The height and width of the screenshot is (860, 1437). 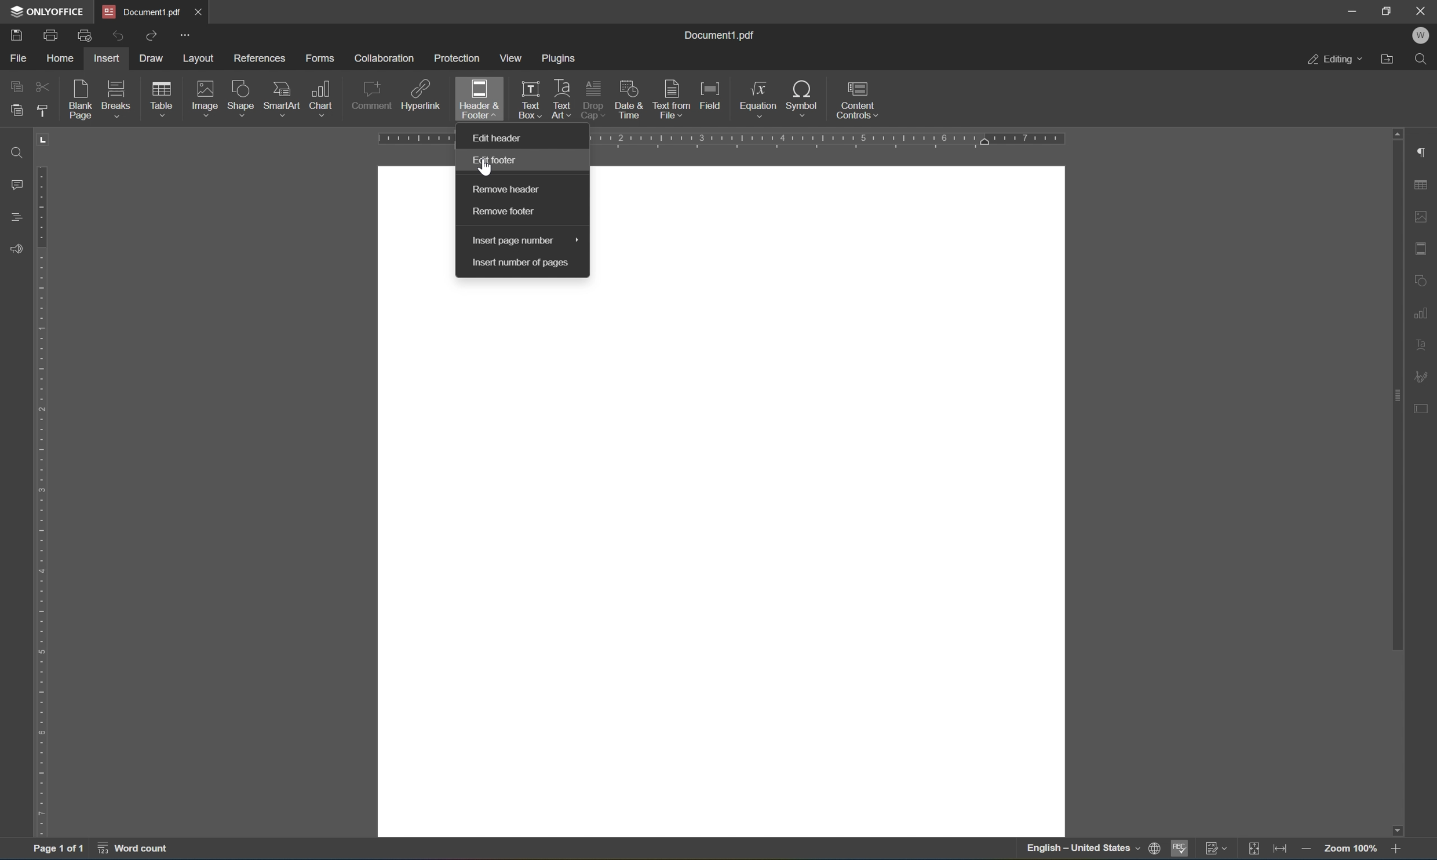 I want to click on paste, so click(x=16, y=113).